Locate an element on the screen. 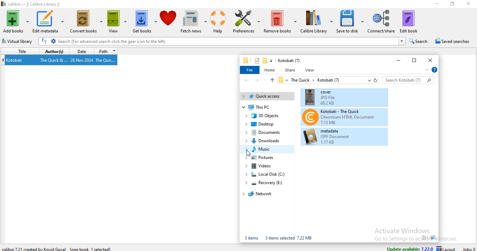 The image size is (477, 251). documents is located at coordinates (265, 133).